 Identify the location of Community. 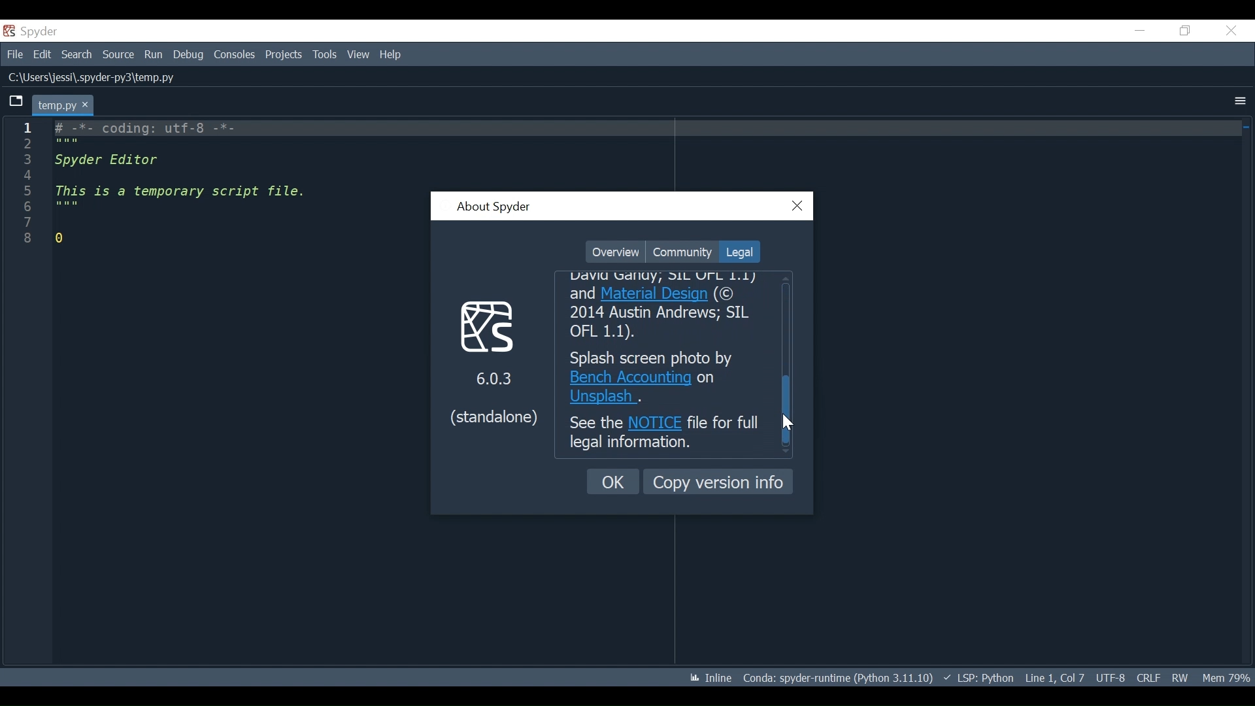
(682, 252).